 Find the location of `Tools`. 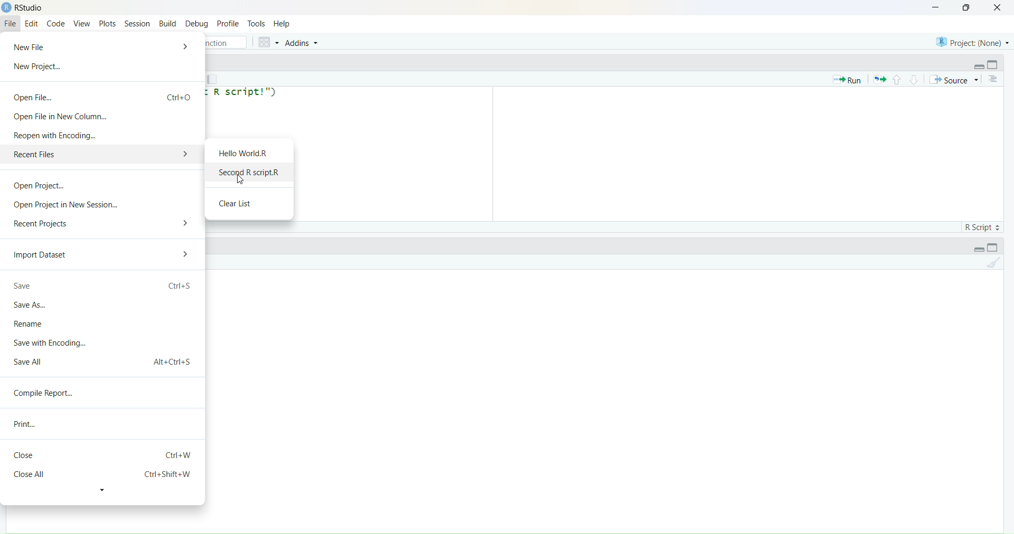

Tools is located at coordinates (257, 23).